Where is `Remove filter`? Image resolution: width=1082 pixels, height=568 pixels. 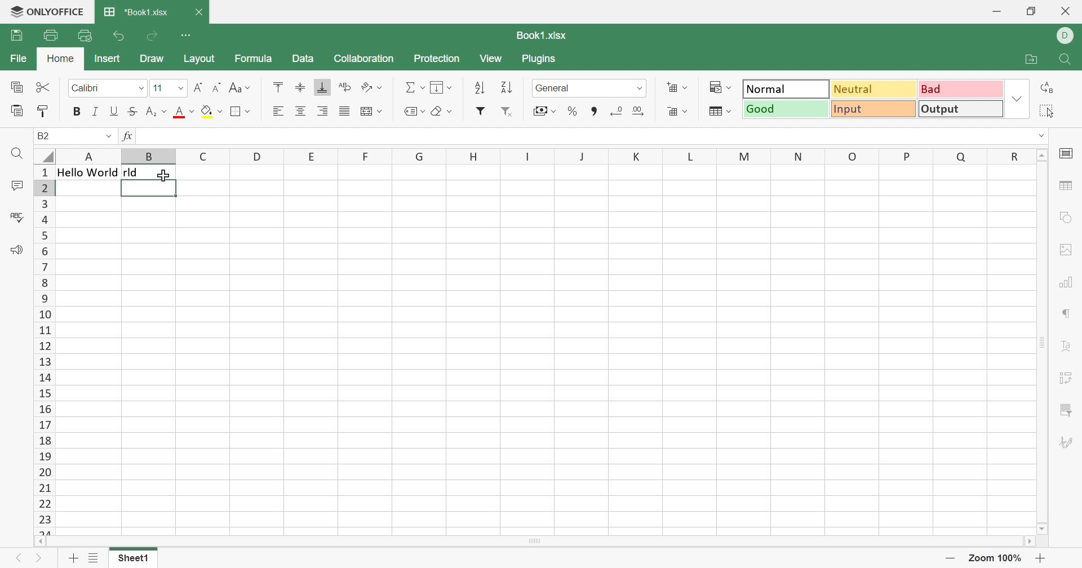 Remove filter is located at coordinates (506, 111).